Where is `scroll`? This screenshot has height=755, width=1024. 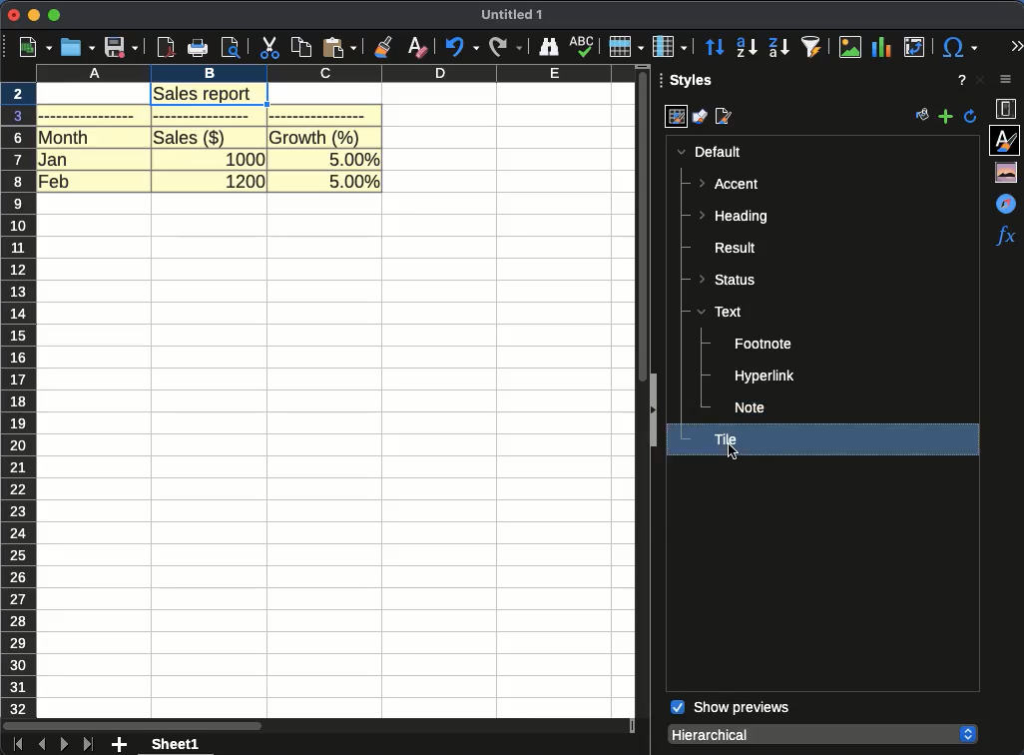 scroll is located at coordinates (317, 727).